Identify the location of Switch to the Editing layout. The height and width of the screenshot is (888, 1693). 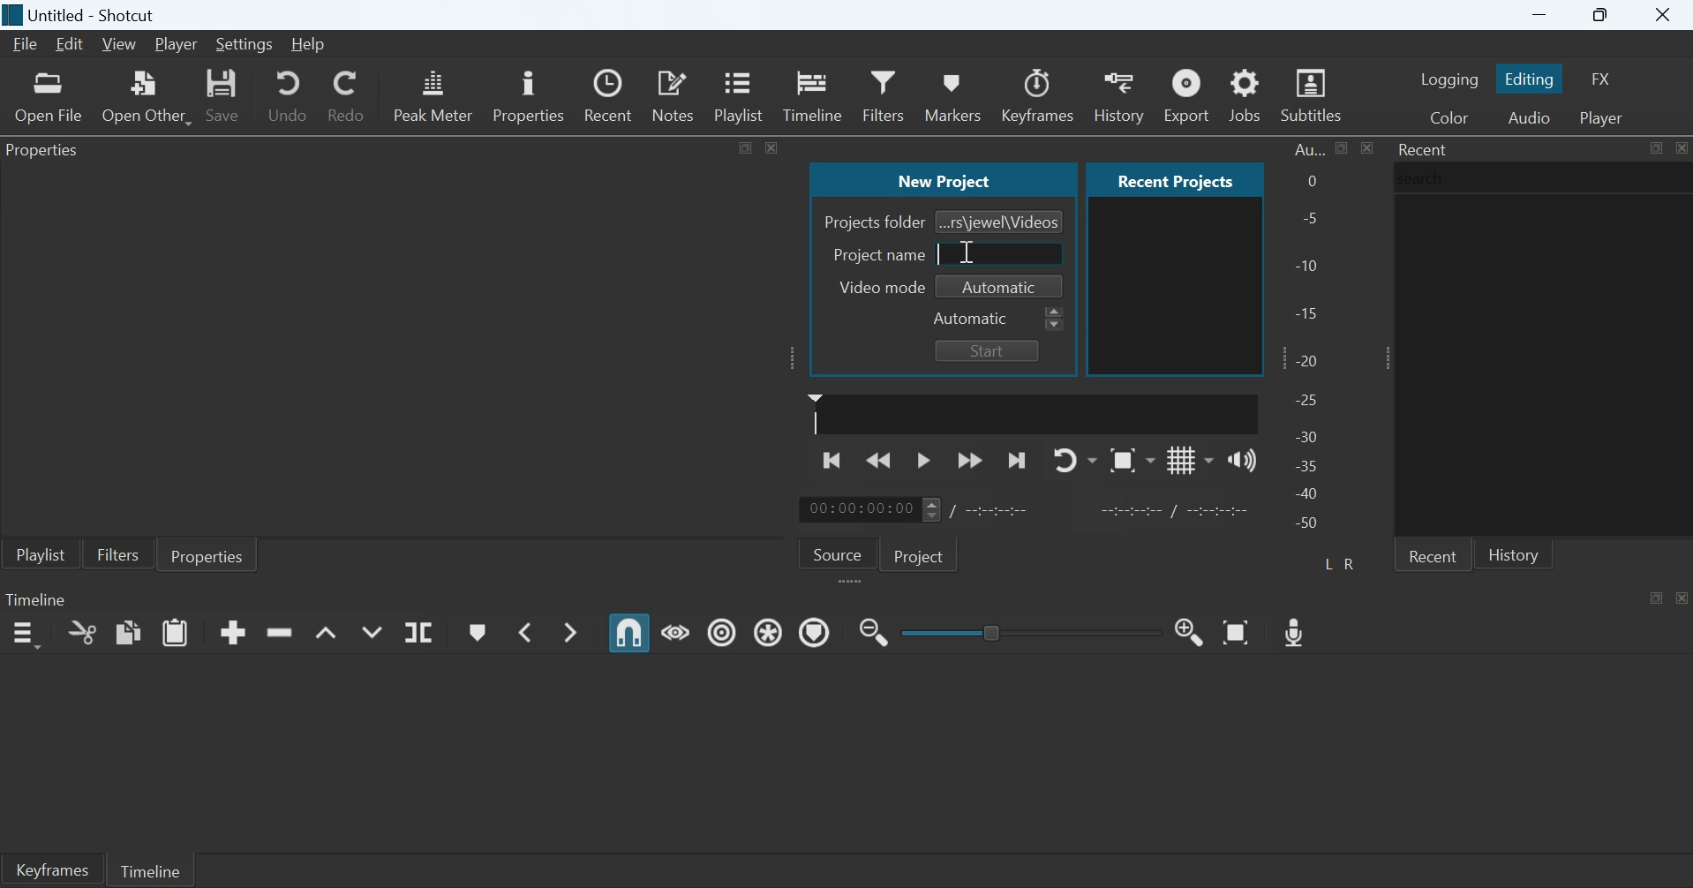
(1531, 79).